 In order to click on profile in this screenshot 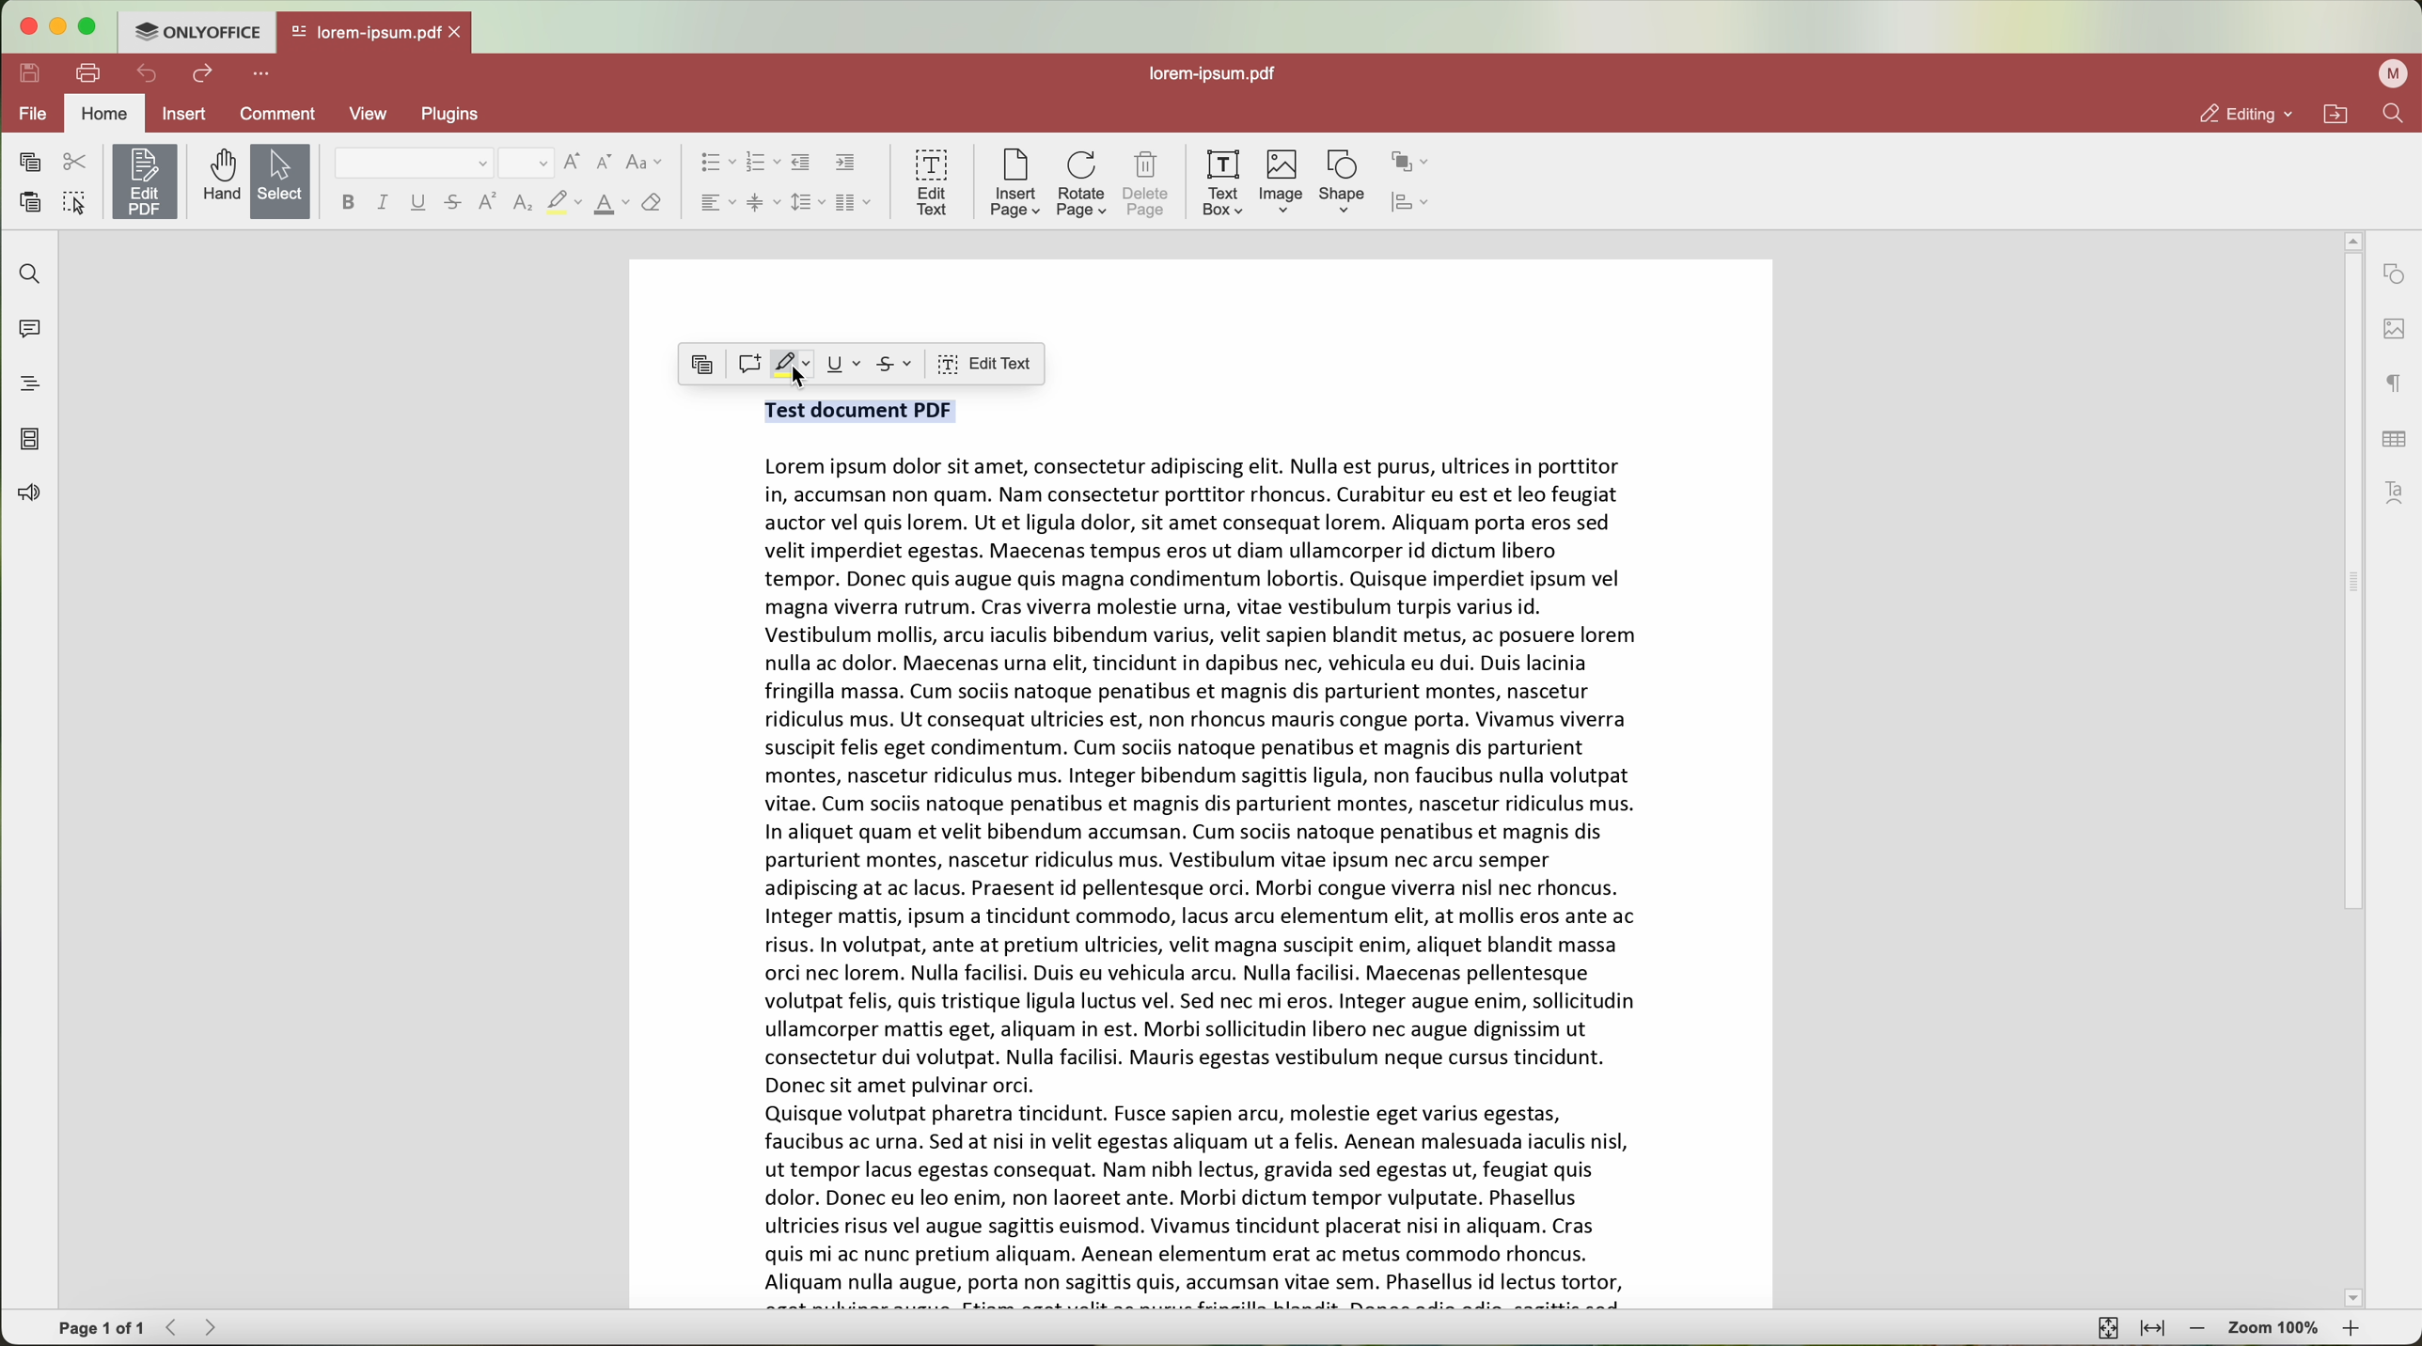, I will do `click(2392, 73)`.